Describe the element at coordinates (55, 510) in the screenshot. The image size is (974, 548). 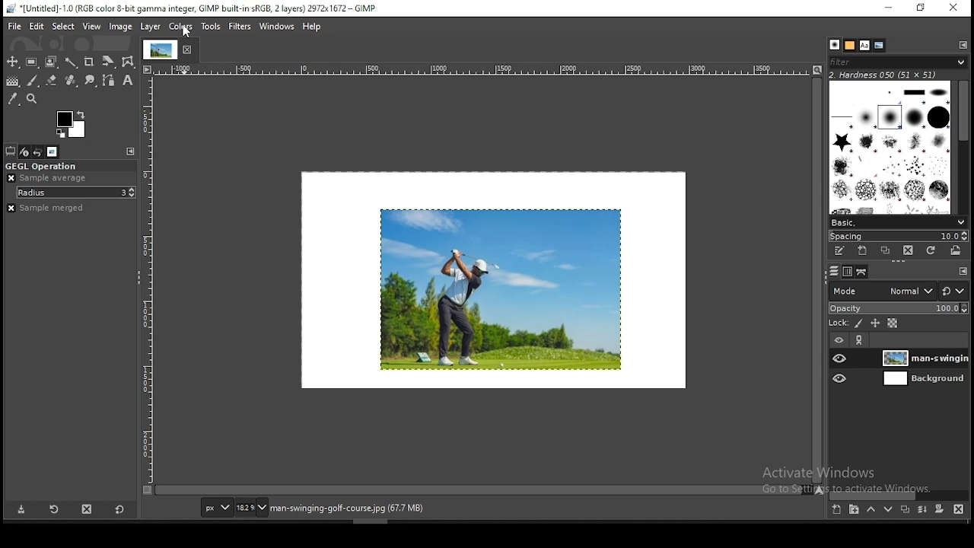
I see `restore tool preset` at that location.